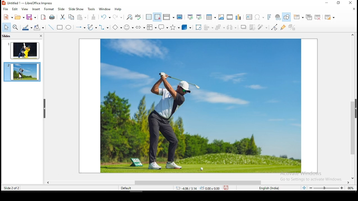  Describe the element at coordinates (248, 17) in the screenshot. I see `text box` at that location.